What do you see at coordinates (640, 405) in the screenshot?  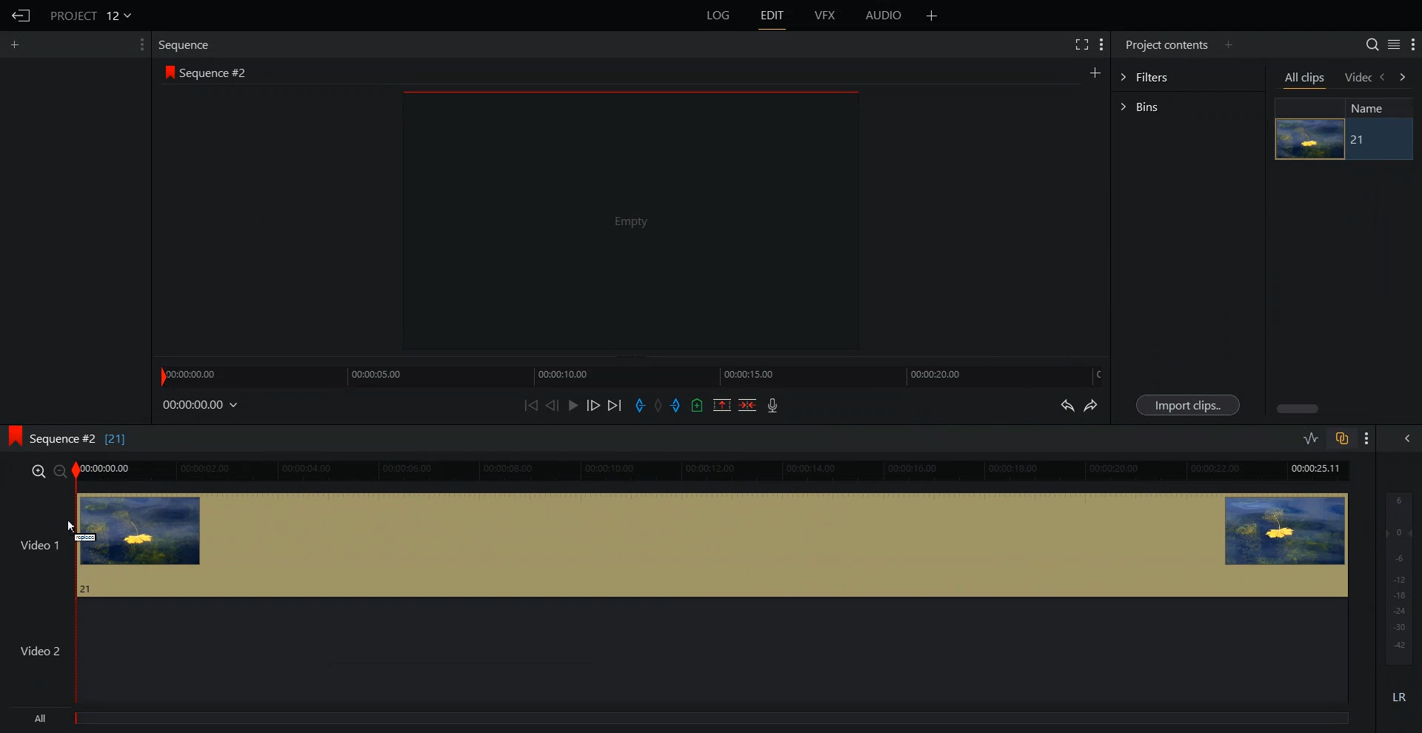 I see `Add an in Mark to current position` at bounding box center [640, 405].